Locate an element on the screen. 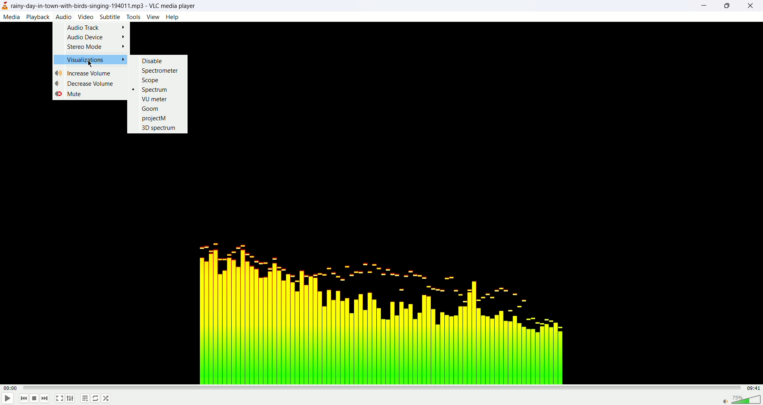  spectrometer is located at coordinates (161, 70).